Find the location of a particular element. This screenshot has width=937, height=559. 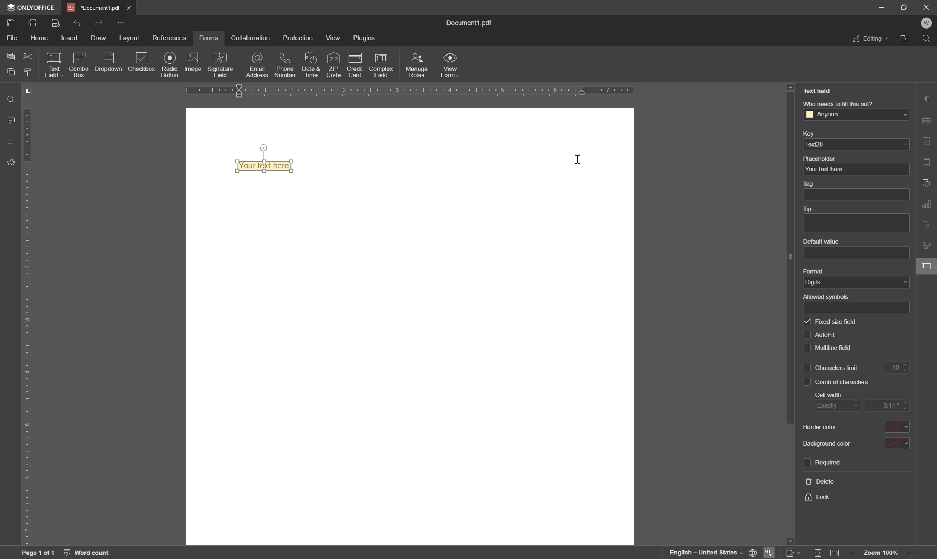

undo is located at coordinates (78, 23).